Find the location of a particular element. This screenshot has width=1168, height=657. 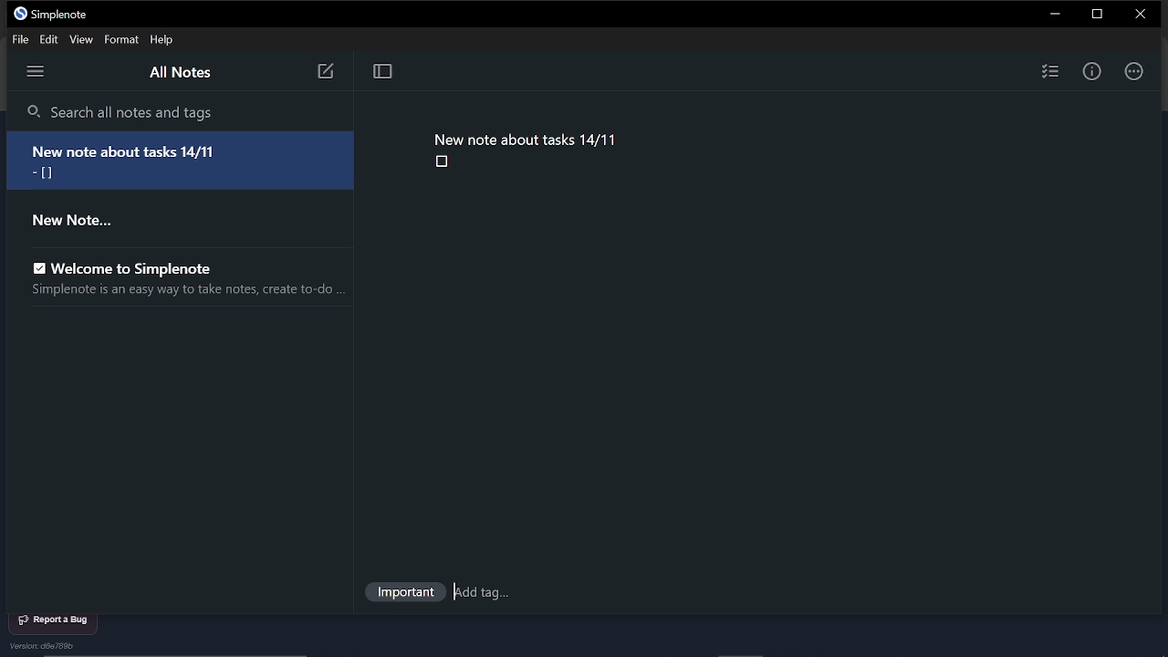

cursor is located at coordinates (458, 590).